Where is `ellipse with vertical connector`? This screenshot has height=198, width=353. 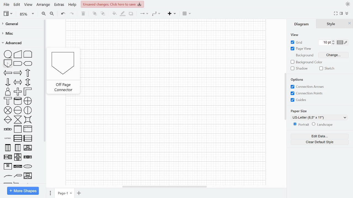 ellipse with vertical connector is located at coordinates (28, 110).